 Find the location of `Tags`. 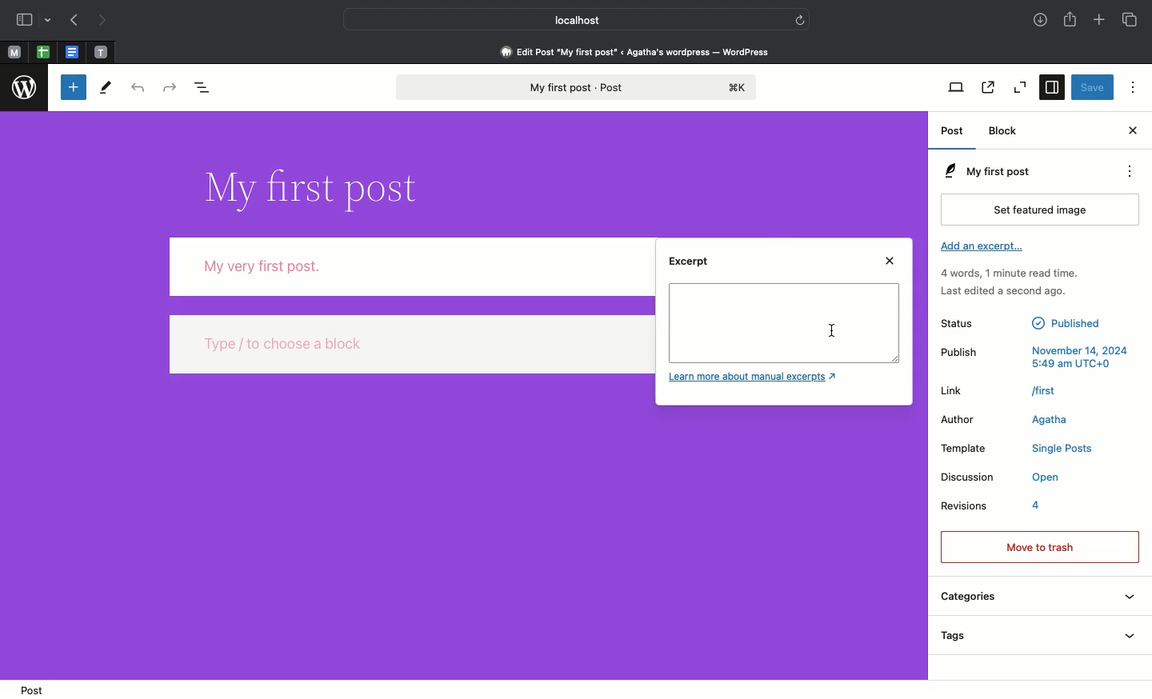

Tags is located at coordinates (1036, 637).